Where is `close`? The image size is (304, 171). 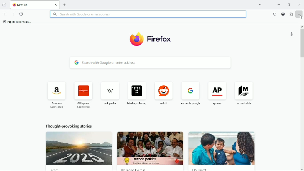
close is located at coordinates (56, 4).